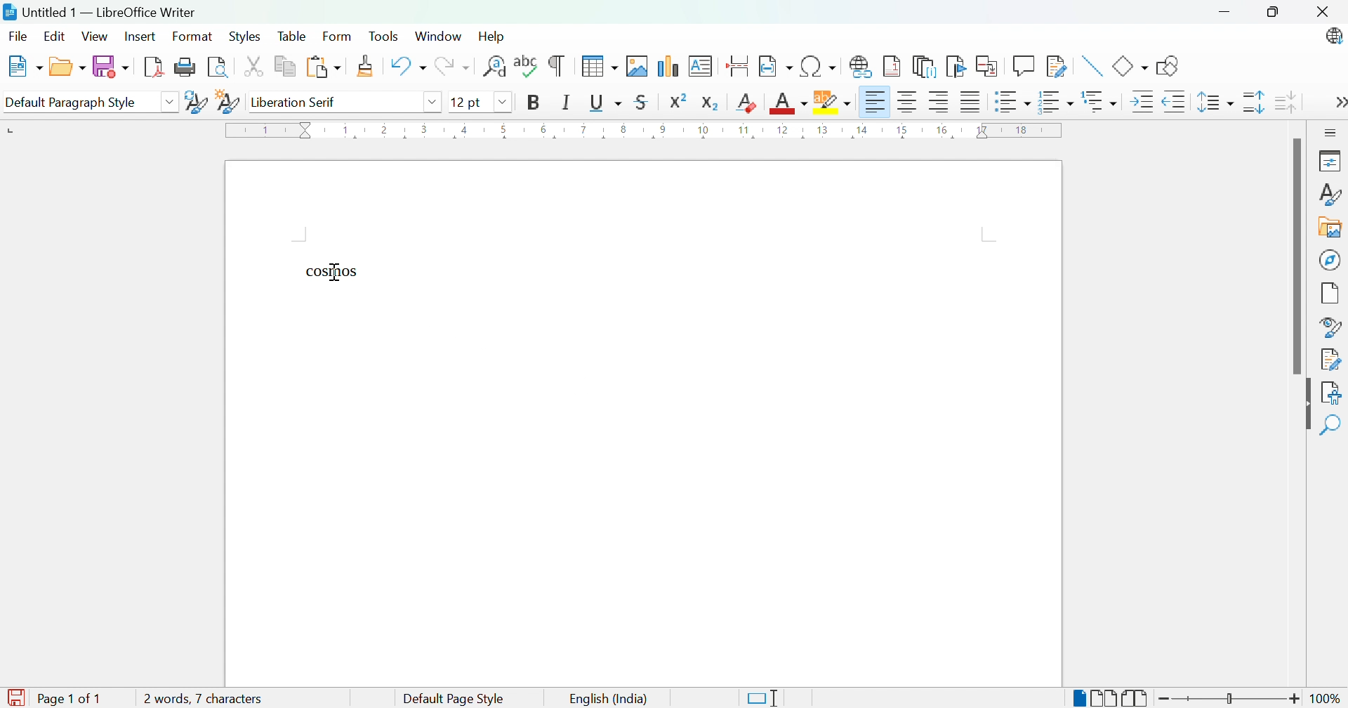 This screenshot has height=708, width=1348. I want to click on Styles, so click(1330, 195).